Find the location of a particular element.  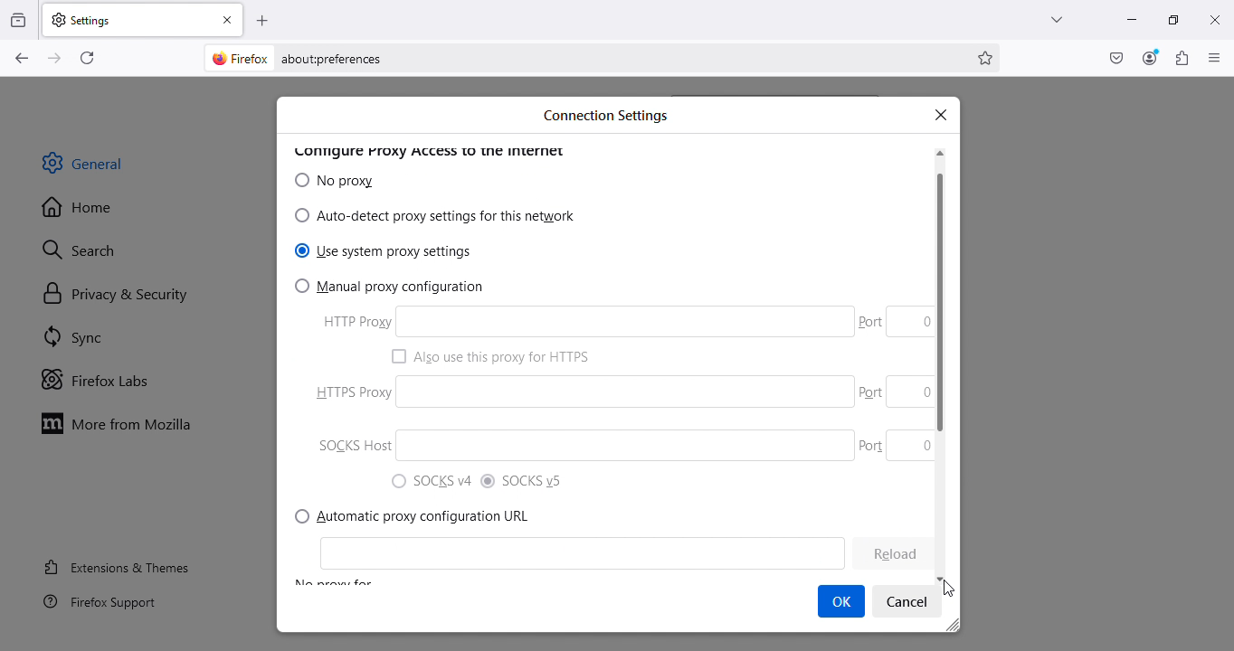

Cleon 0 is located at coordinates (885, 318).